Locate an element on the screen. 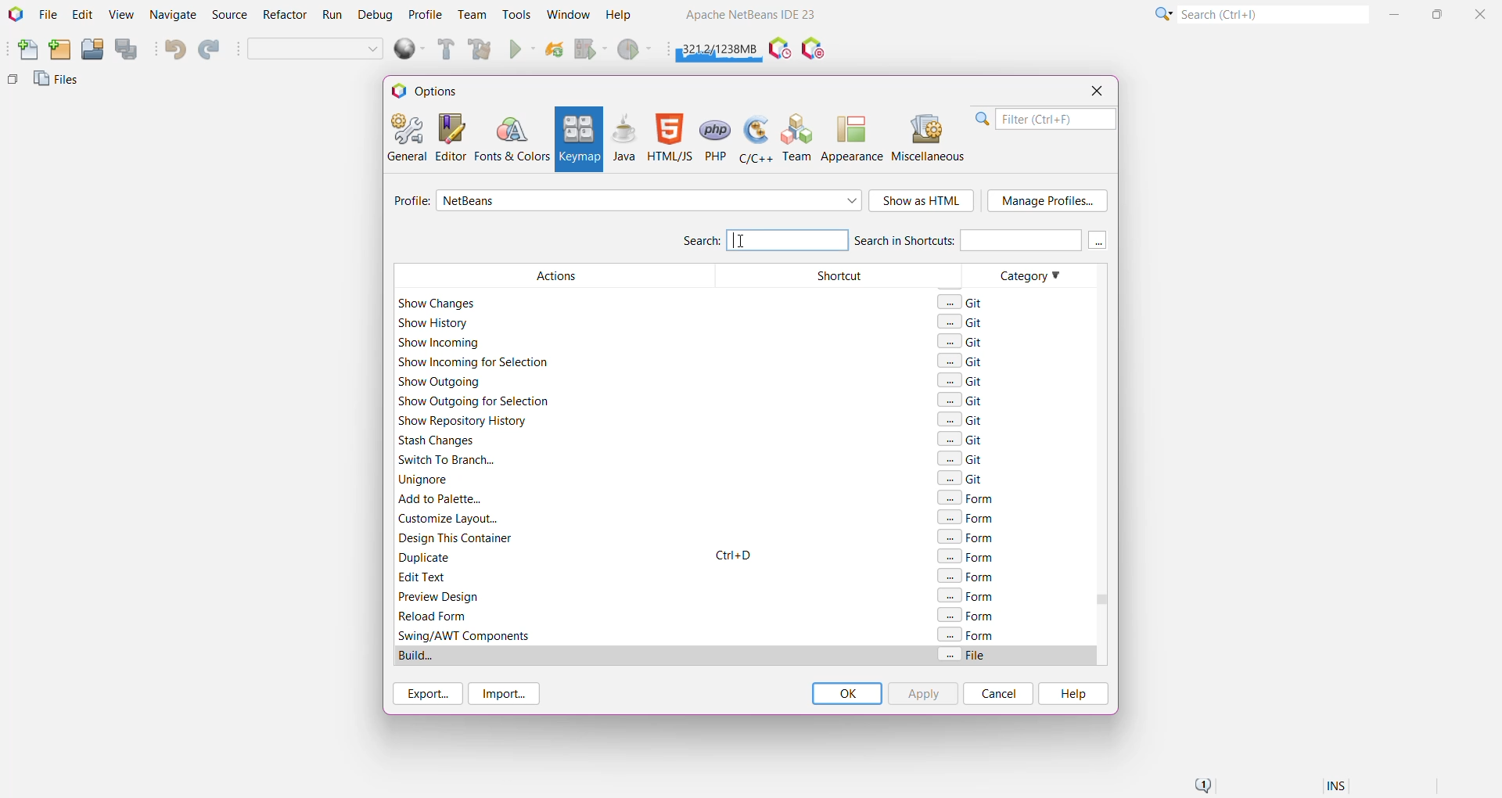 This screenshot has width=1502, height=798.  is located at coordinates (409, 49).